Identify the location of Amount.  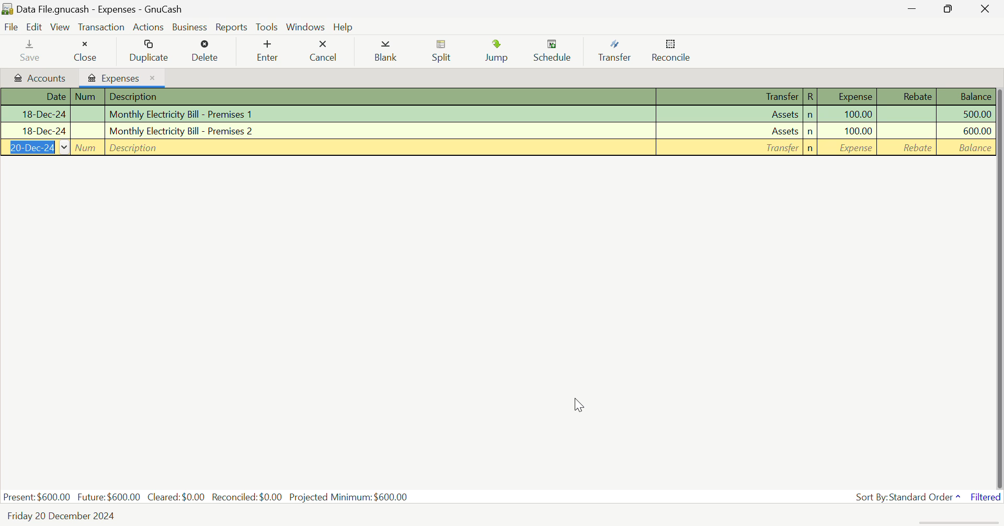
(965, 132).